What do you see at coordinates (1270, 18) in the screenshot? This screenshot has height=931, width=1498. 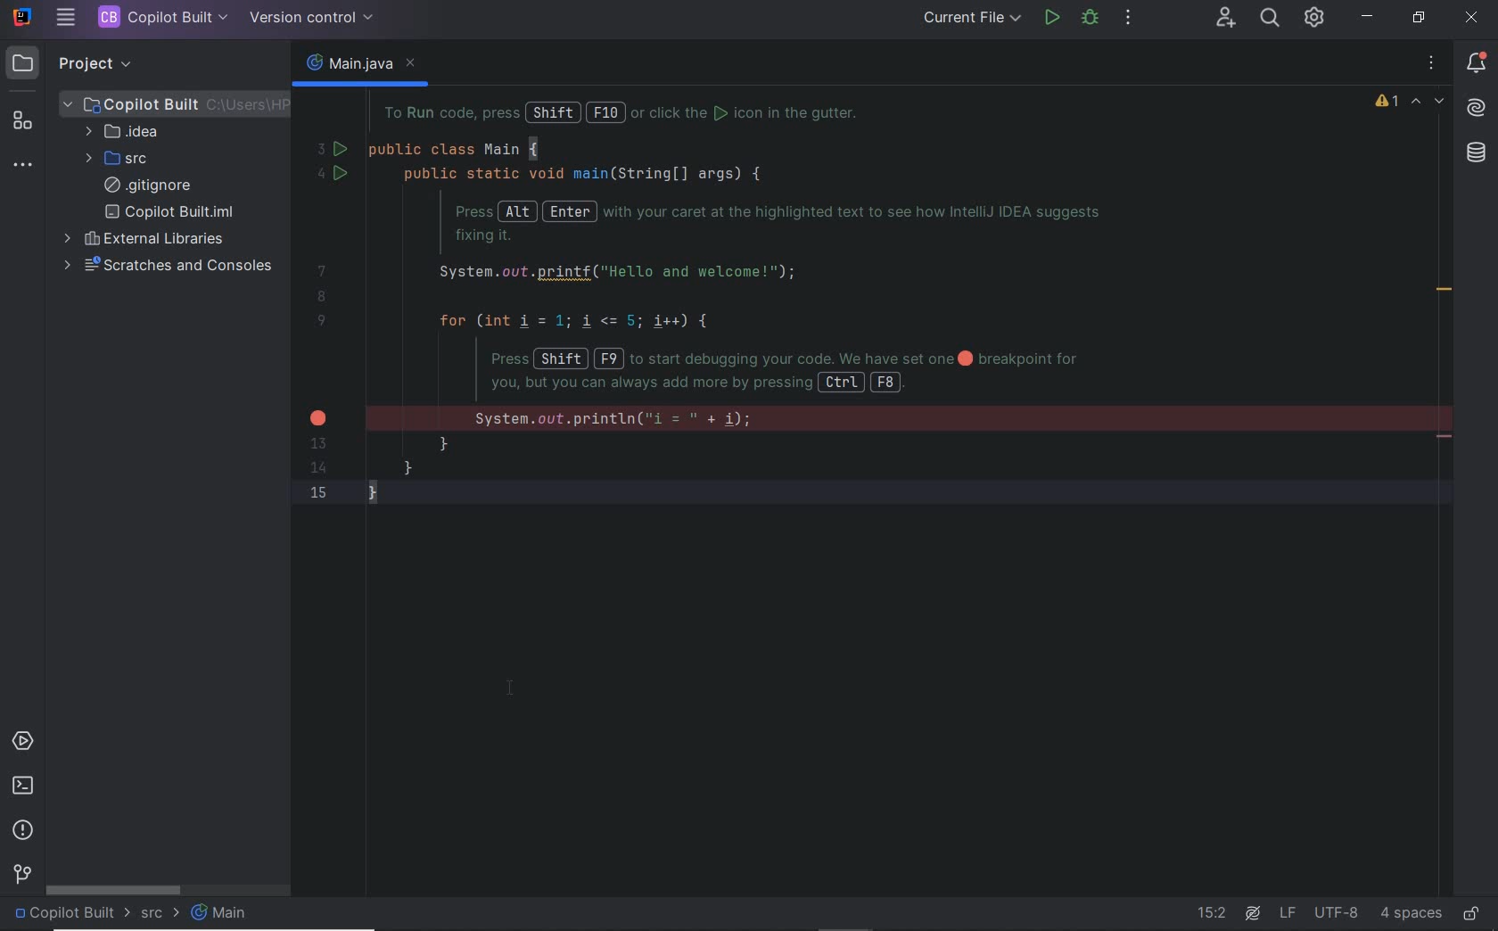 I see `SEARCH EVERYWHERE` at bounding box center [1270, 18].